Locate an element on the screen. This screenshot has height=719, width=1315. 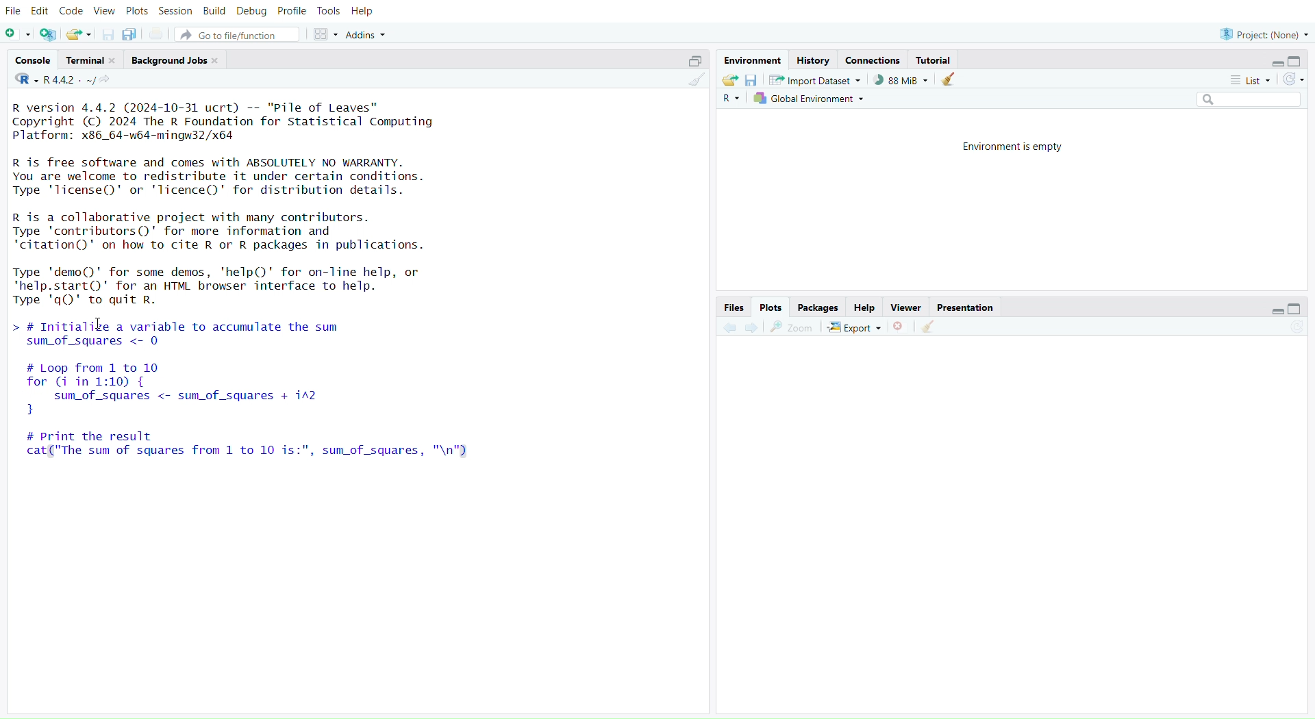
# Loop from 1 to 10 is located at coordinates (96, 366).